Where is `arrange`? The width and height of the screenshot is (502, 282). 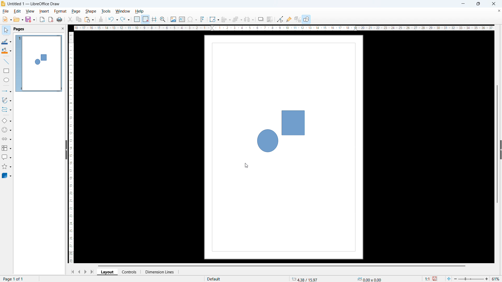
arrange is located at coordinates (237, 20).